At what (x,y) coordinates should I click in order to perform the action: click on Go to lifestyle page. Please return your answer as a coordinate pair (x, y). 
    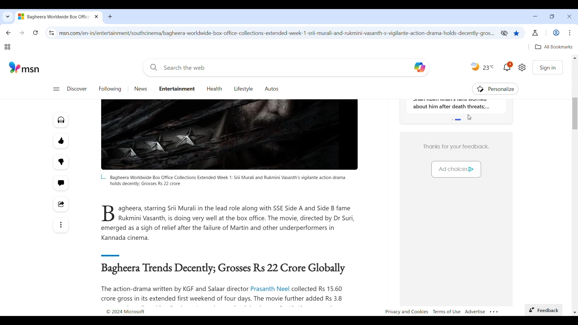
    Looking at the image, I should click on (244, 88).